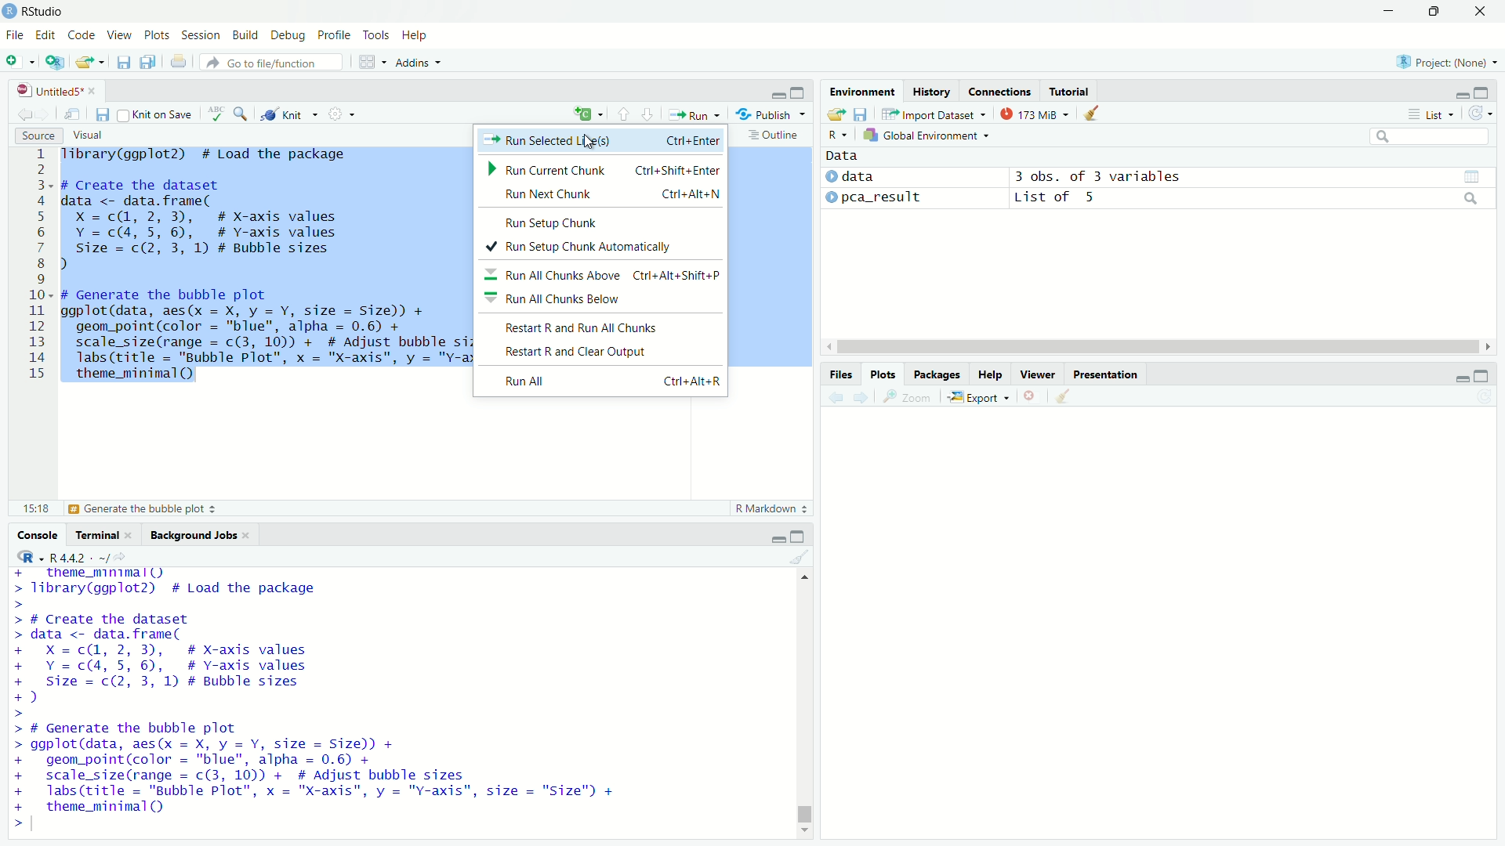  Describe the element at coordinates (20, 61) in the screenshot. I see `new file` at that location.